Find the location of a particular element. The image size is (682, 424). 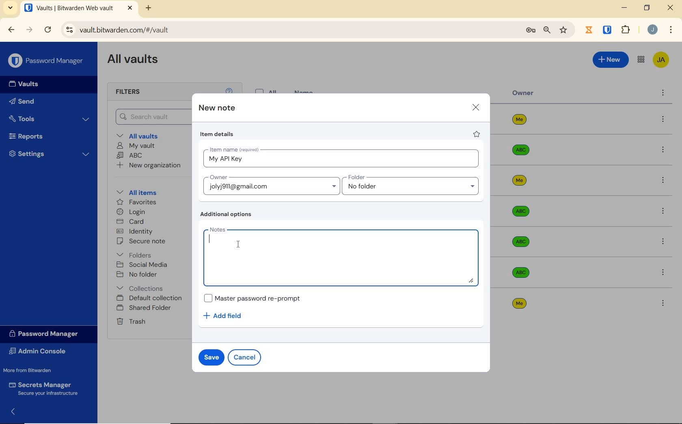

extensions is located at coordinates (627, 29).